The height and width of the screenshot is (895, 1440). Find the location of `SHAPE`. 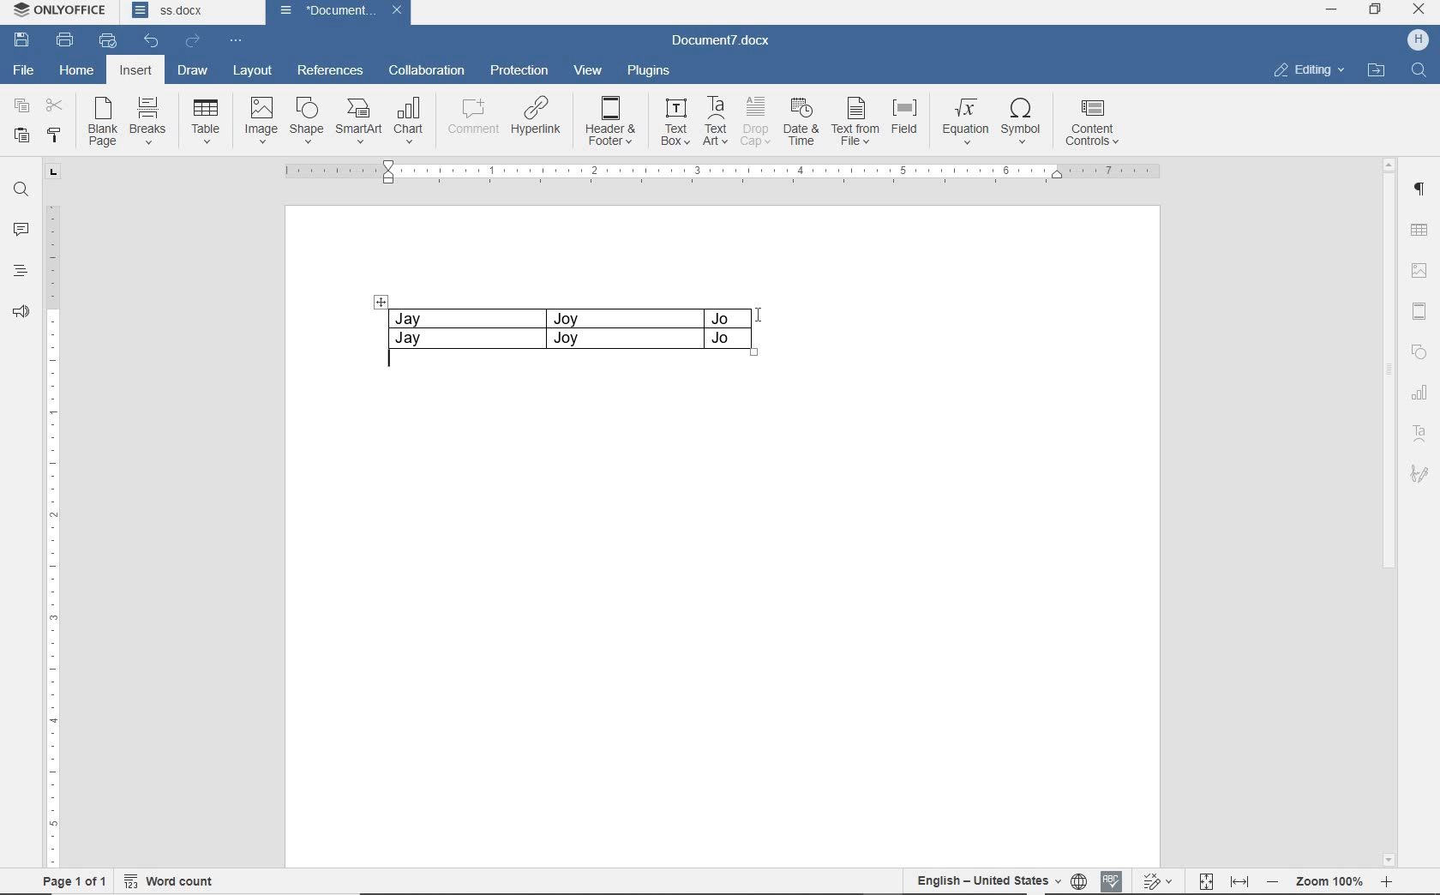

SHAPE is located at coordinates (1419, 351).